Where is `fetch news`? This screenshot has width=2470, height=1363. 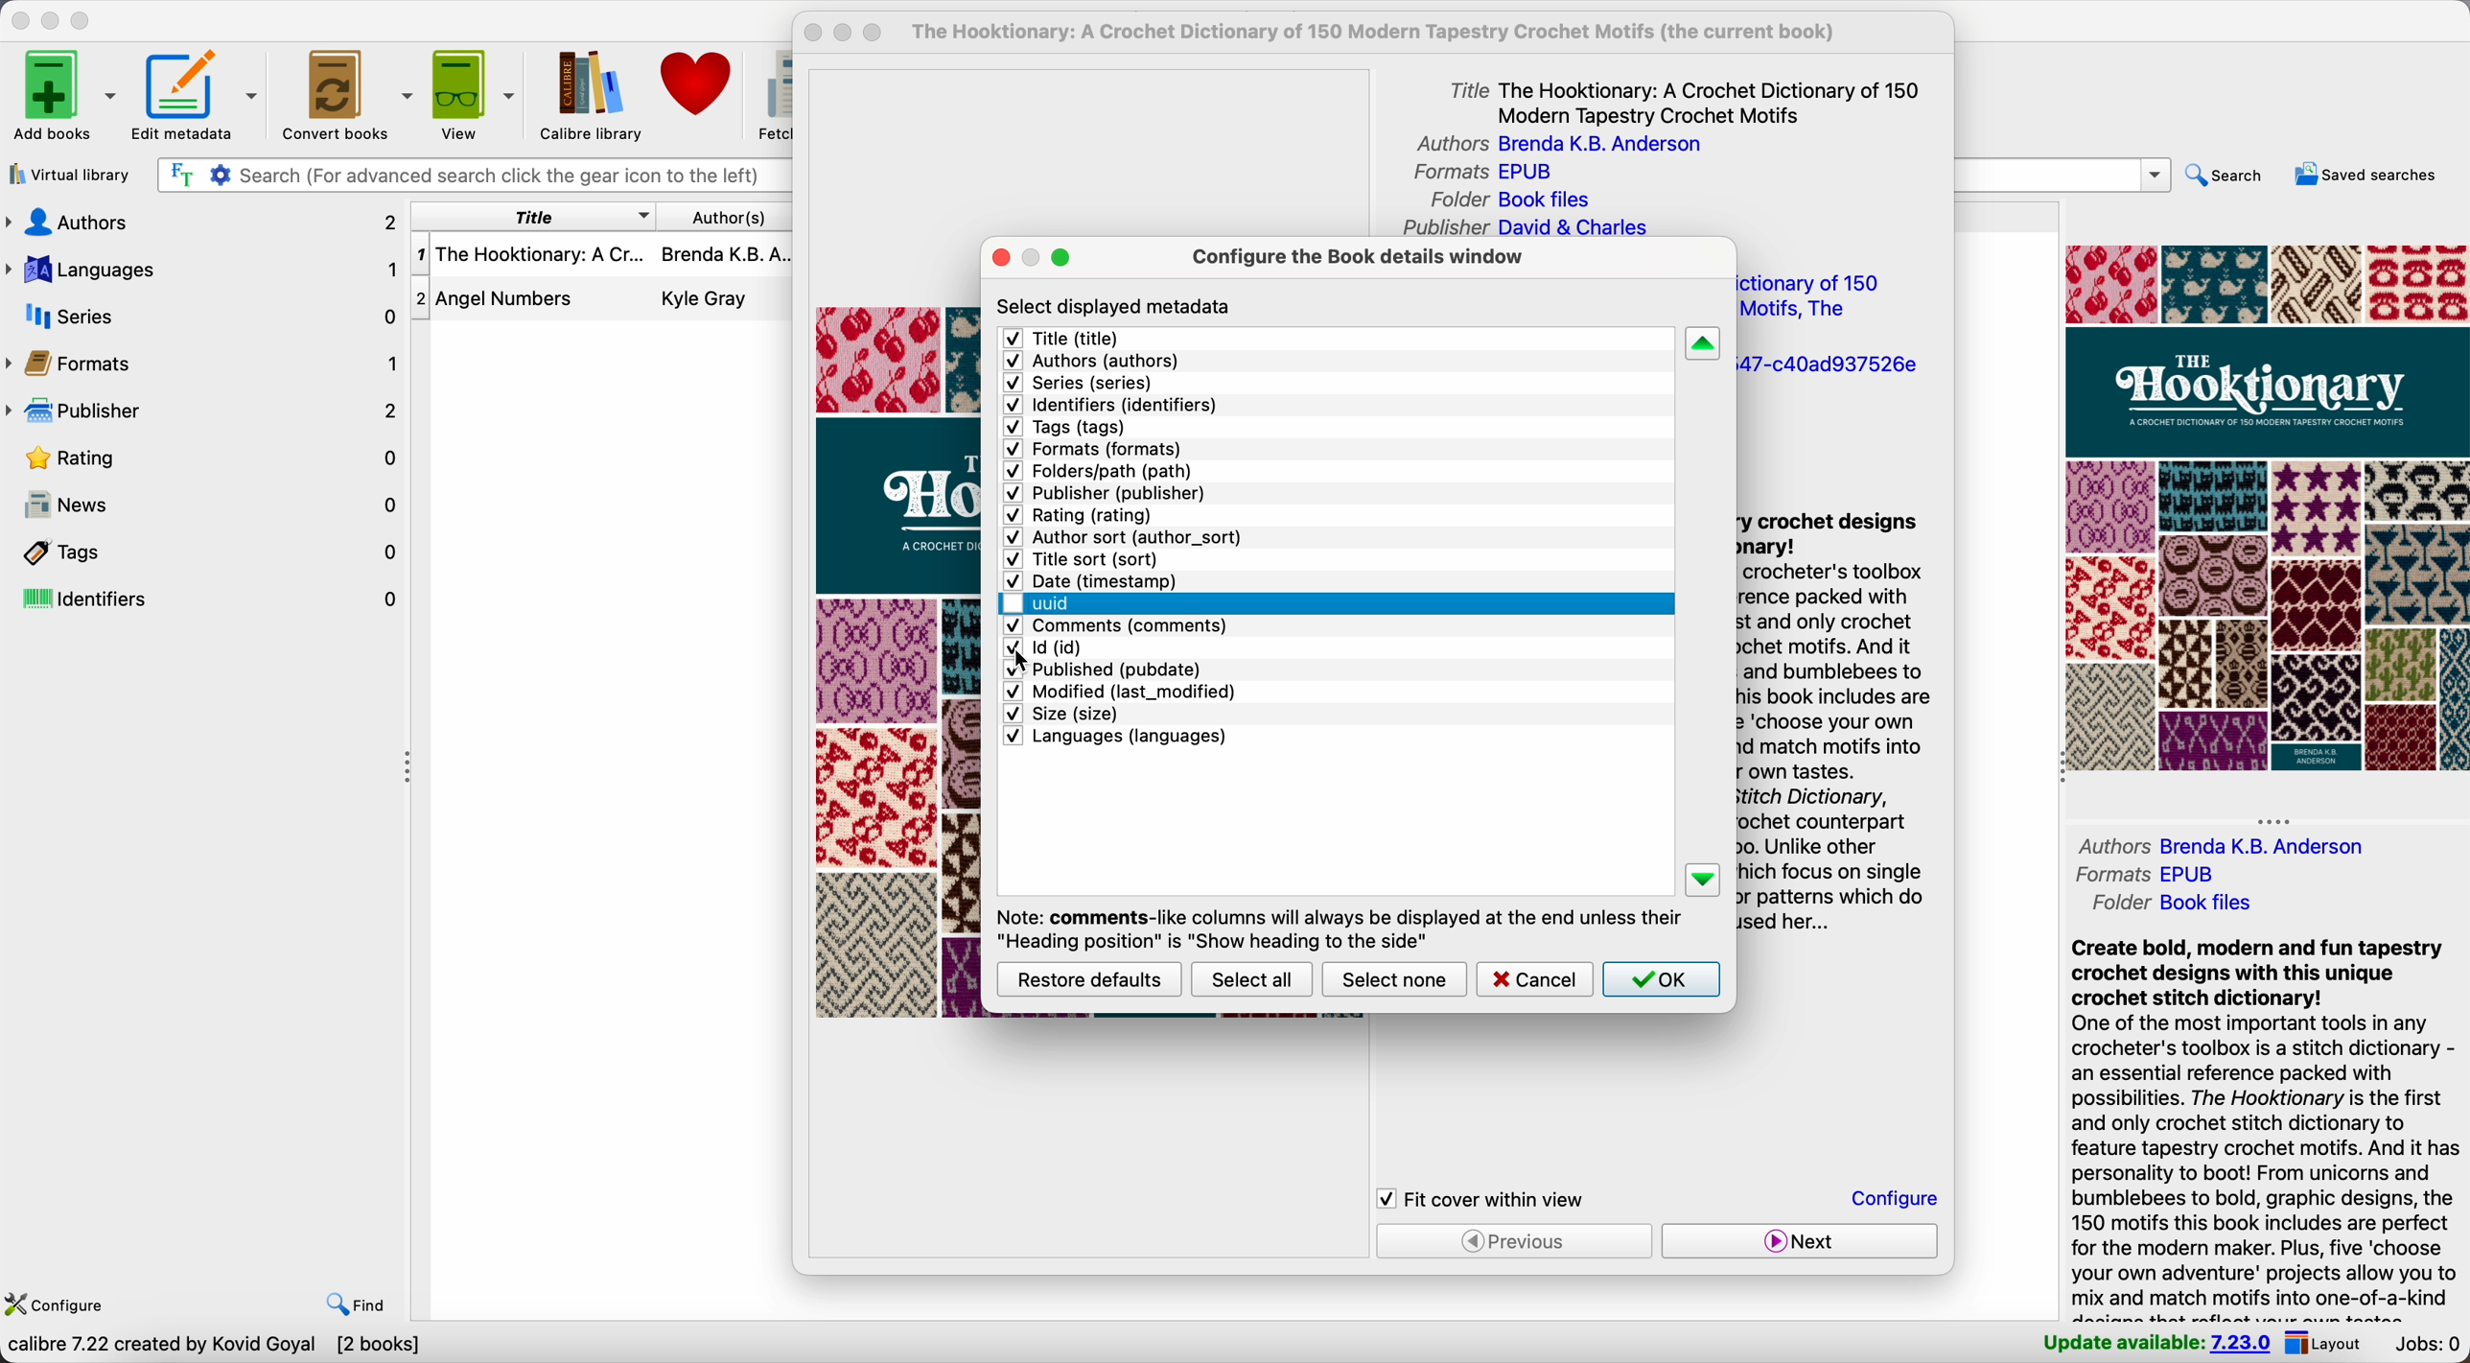
fetch news is located at coordinates (771, 92).